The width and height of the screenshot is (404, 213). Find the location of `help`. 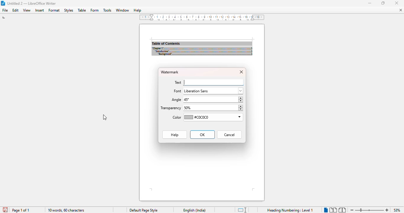

help is located at coordinates (138, 10).